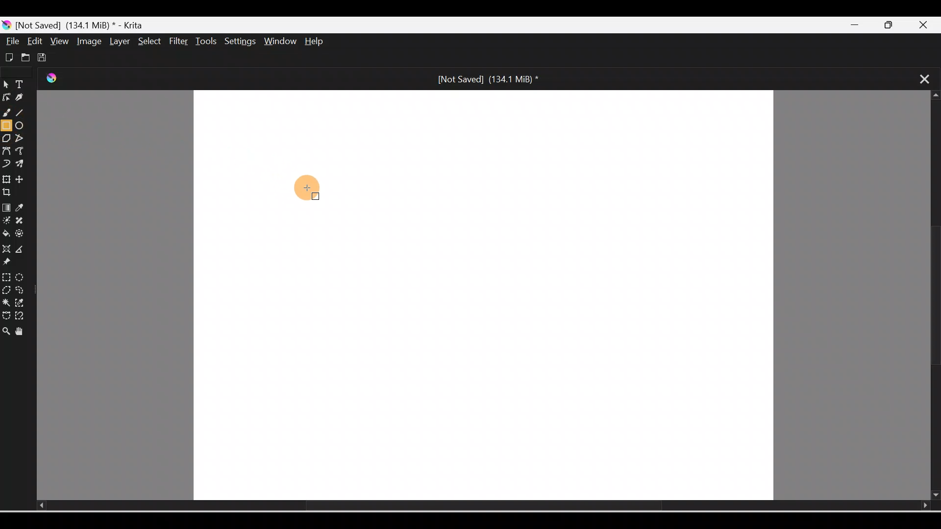 The image size is (941, 529). I want to click on Polyline, so click(21, 138).